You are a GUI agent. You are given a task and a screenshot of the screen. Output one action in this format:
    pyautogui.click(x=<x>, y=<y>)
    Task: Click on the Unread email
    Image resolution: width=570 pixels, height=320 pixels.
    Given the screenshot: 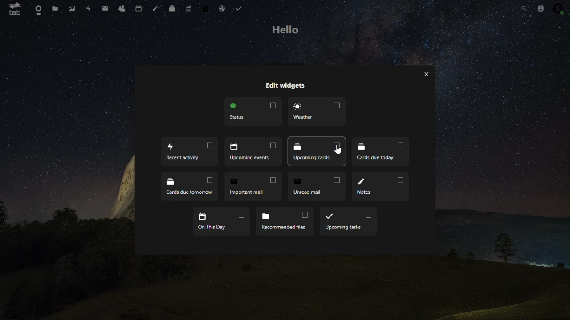 What is the action you would take?
    pyautogui.click(x=317, y=186)
    